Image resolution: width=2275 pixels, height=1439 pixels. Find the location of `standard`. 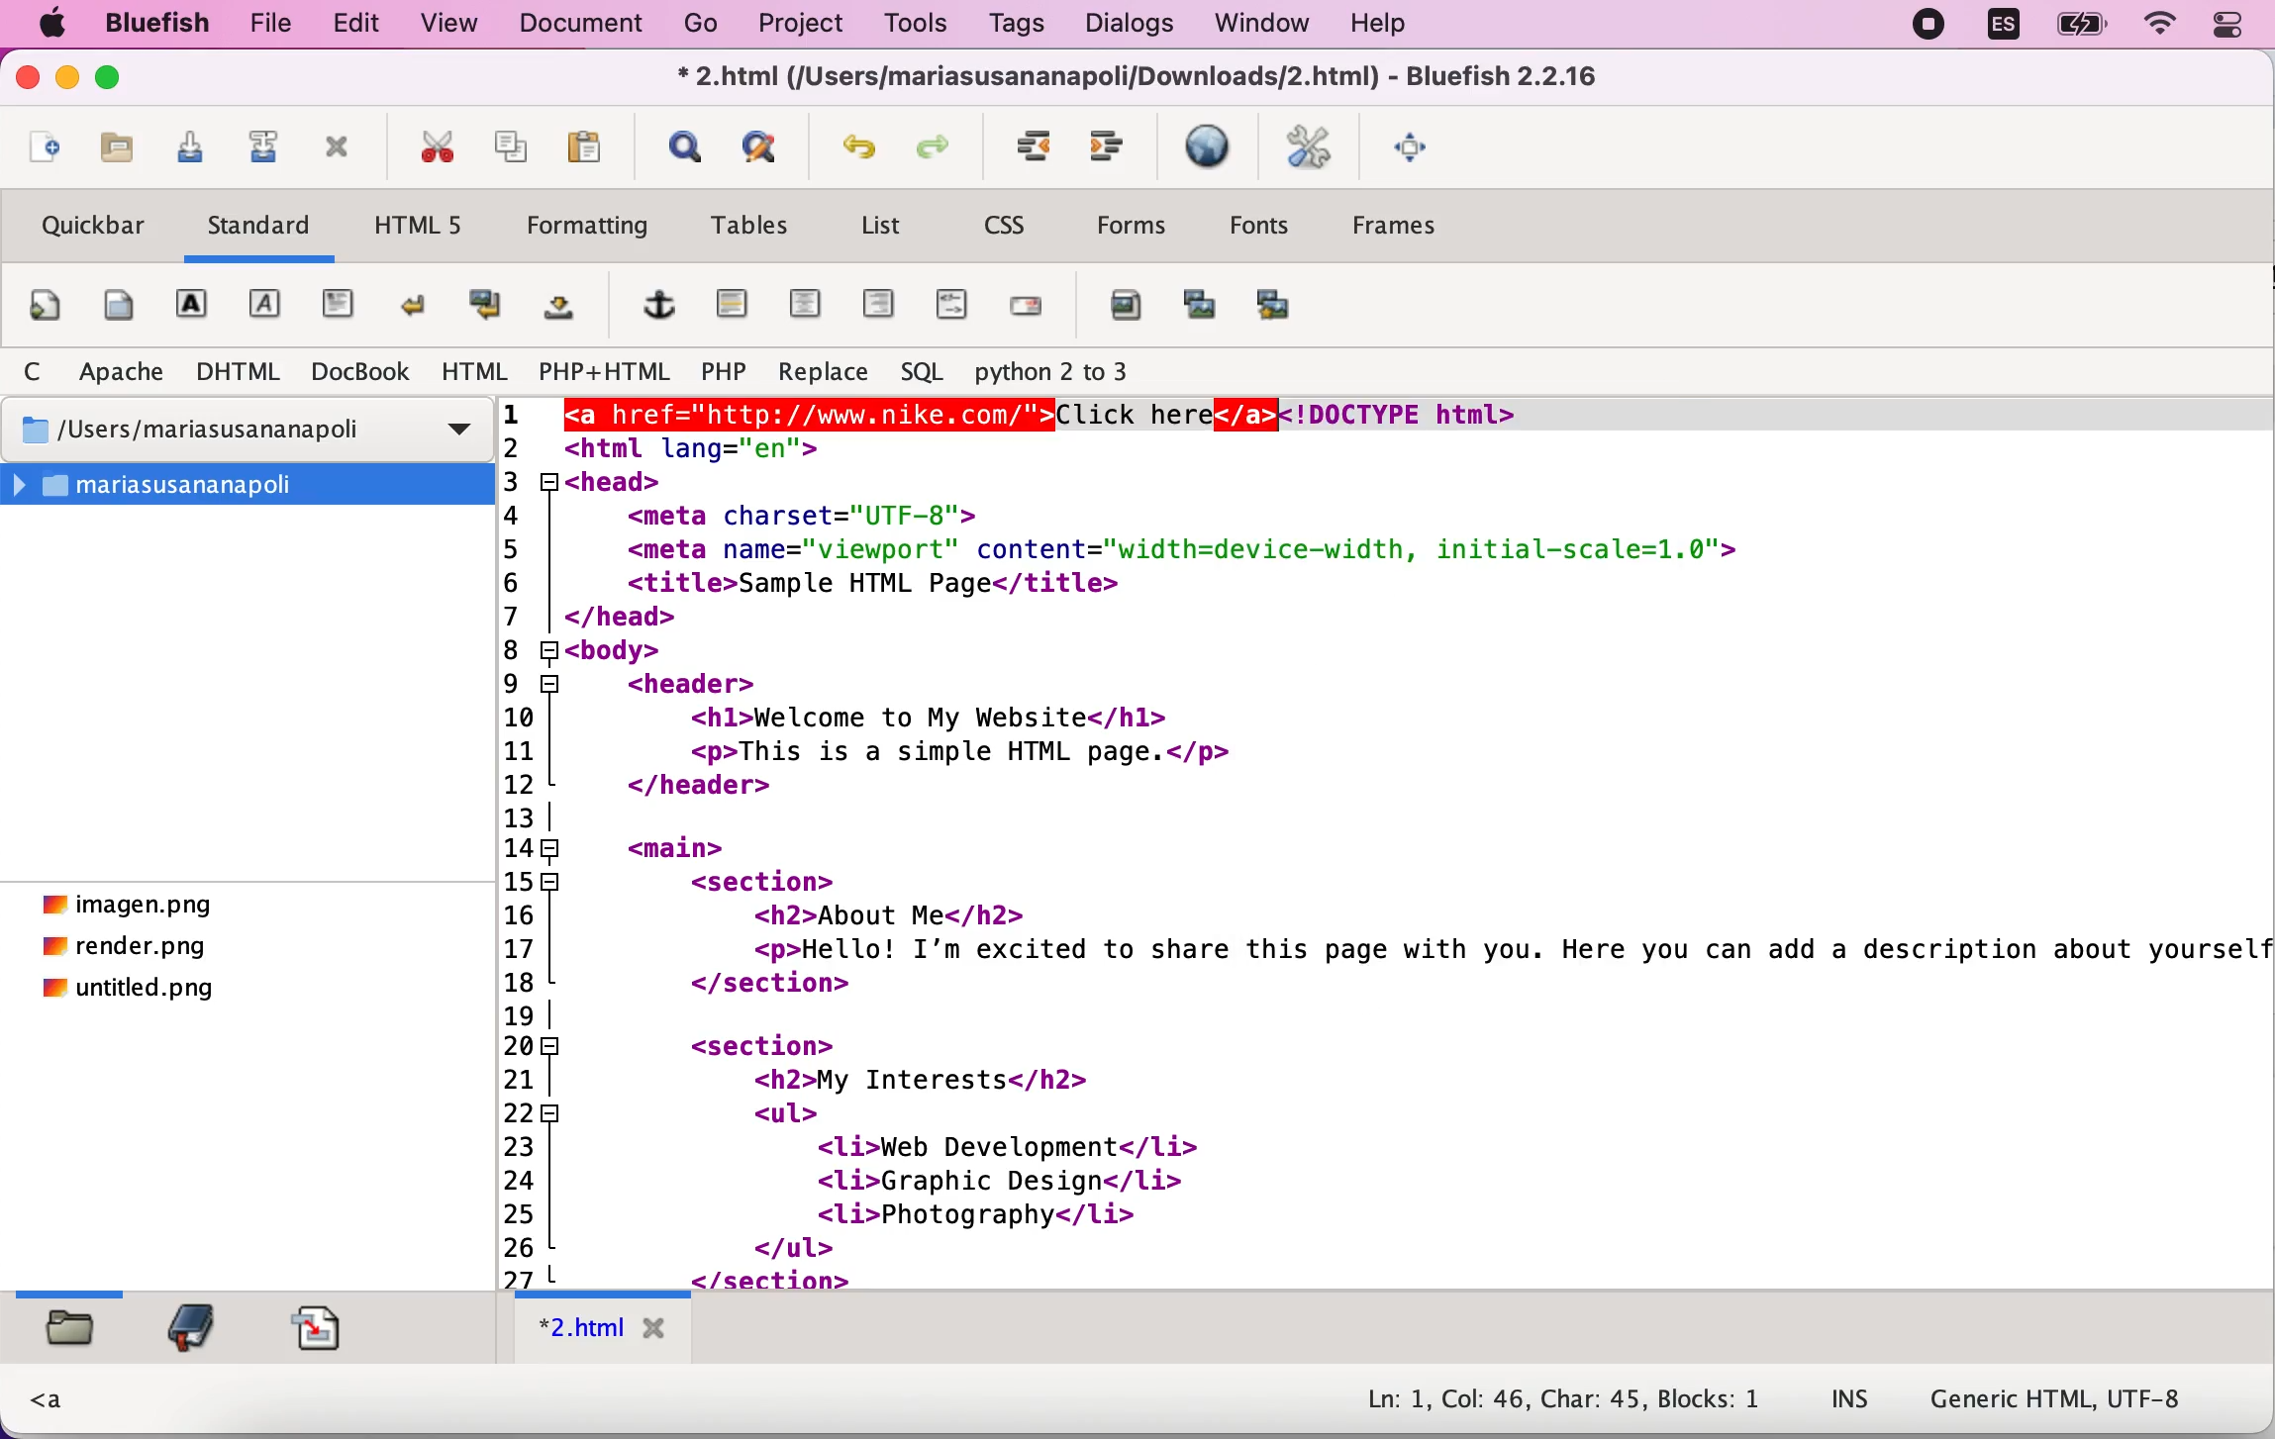

standard is located at coordinates (266, 226).